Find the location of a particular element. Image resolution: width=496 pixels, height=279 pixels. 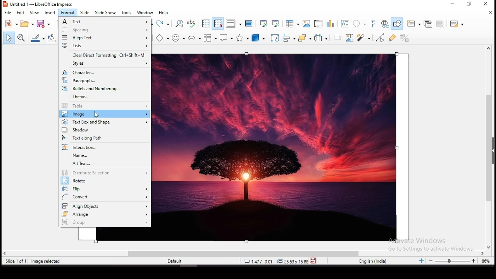

new slide is located at coordinates (414, 23).